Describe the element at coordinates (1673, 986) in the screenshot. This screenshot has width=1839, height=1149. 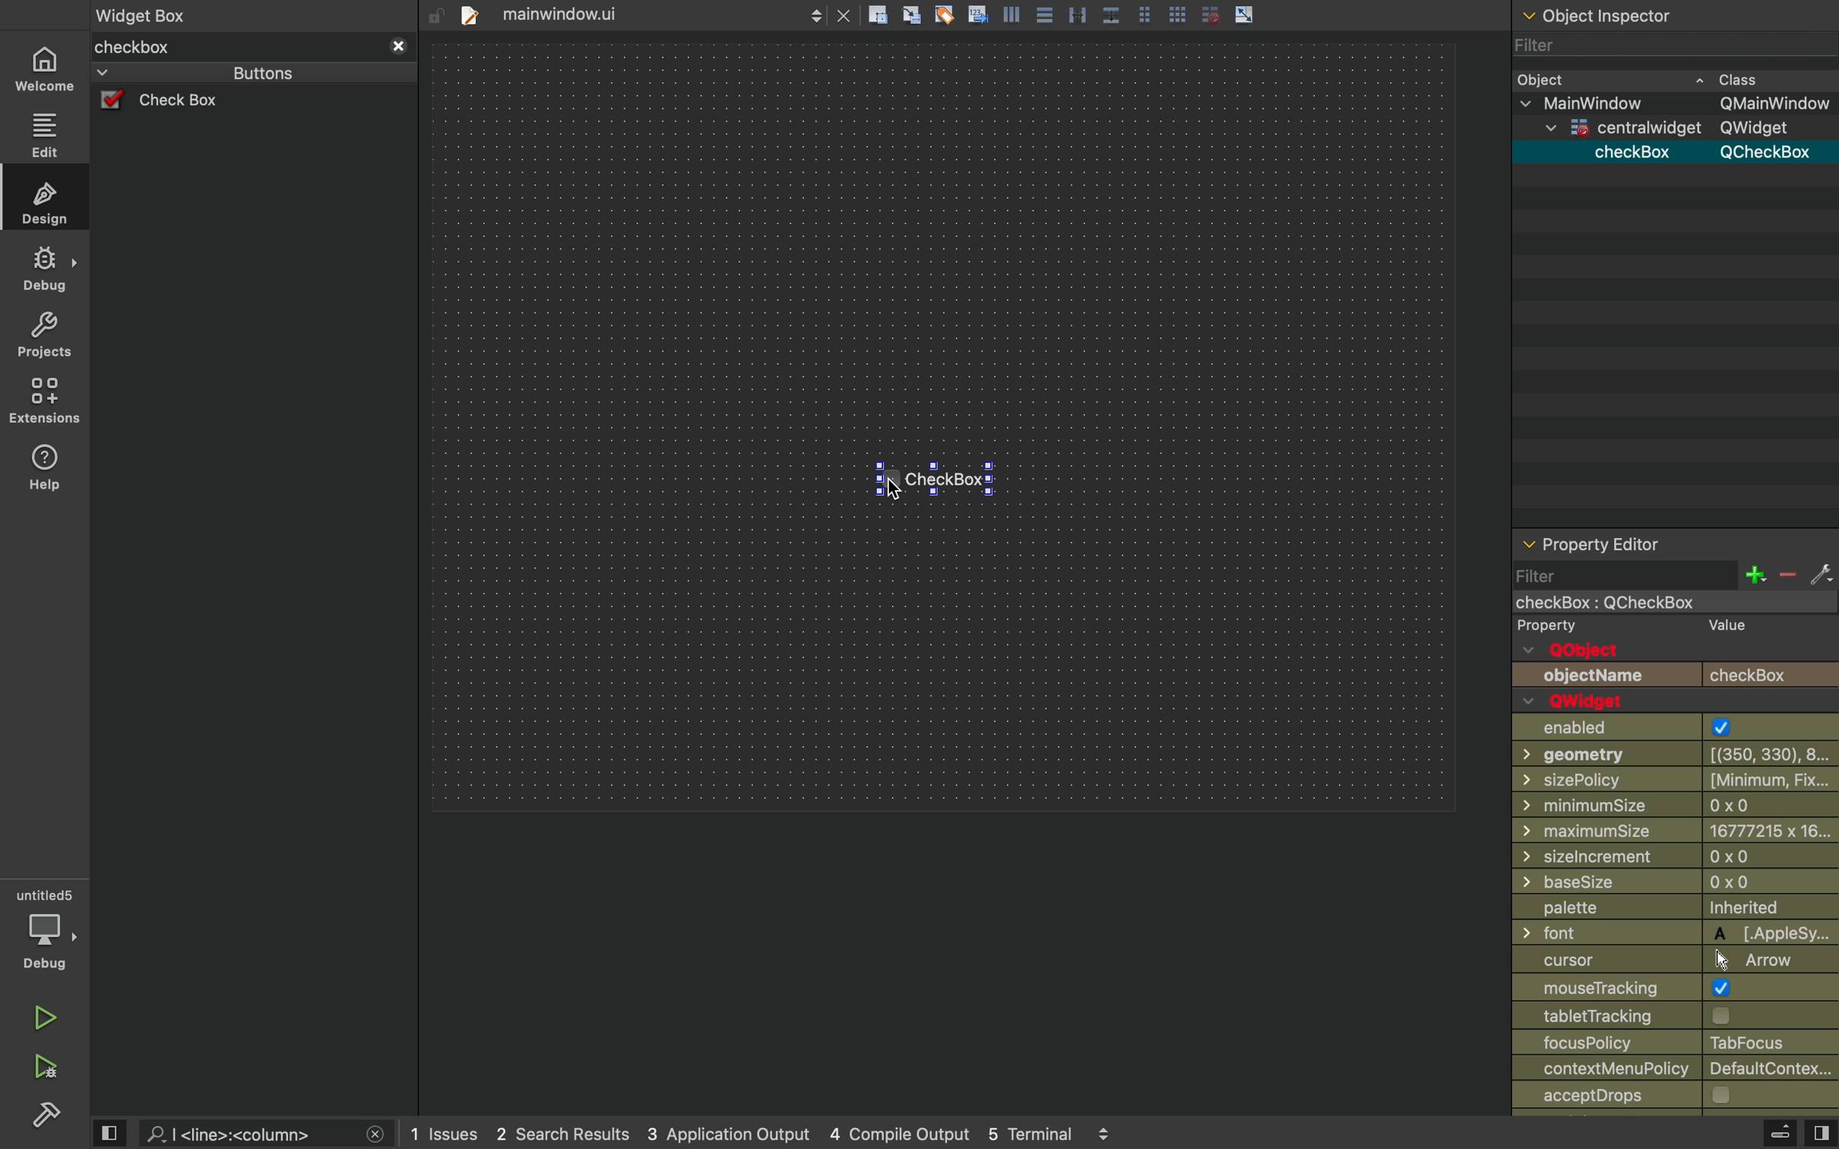
I see `mouse tracking` at that location.